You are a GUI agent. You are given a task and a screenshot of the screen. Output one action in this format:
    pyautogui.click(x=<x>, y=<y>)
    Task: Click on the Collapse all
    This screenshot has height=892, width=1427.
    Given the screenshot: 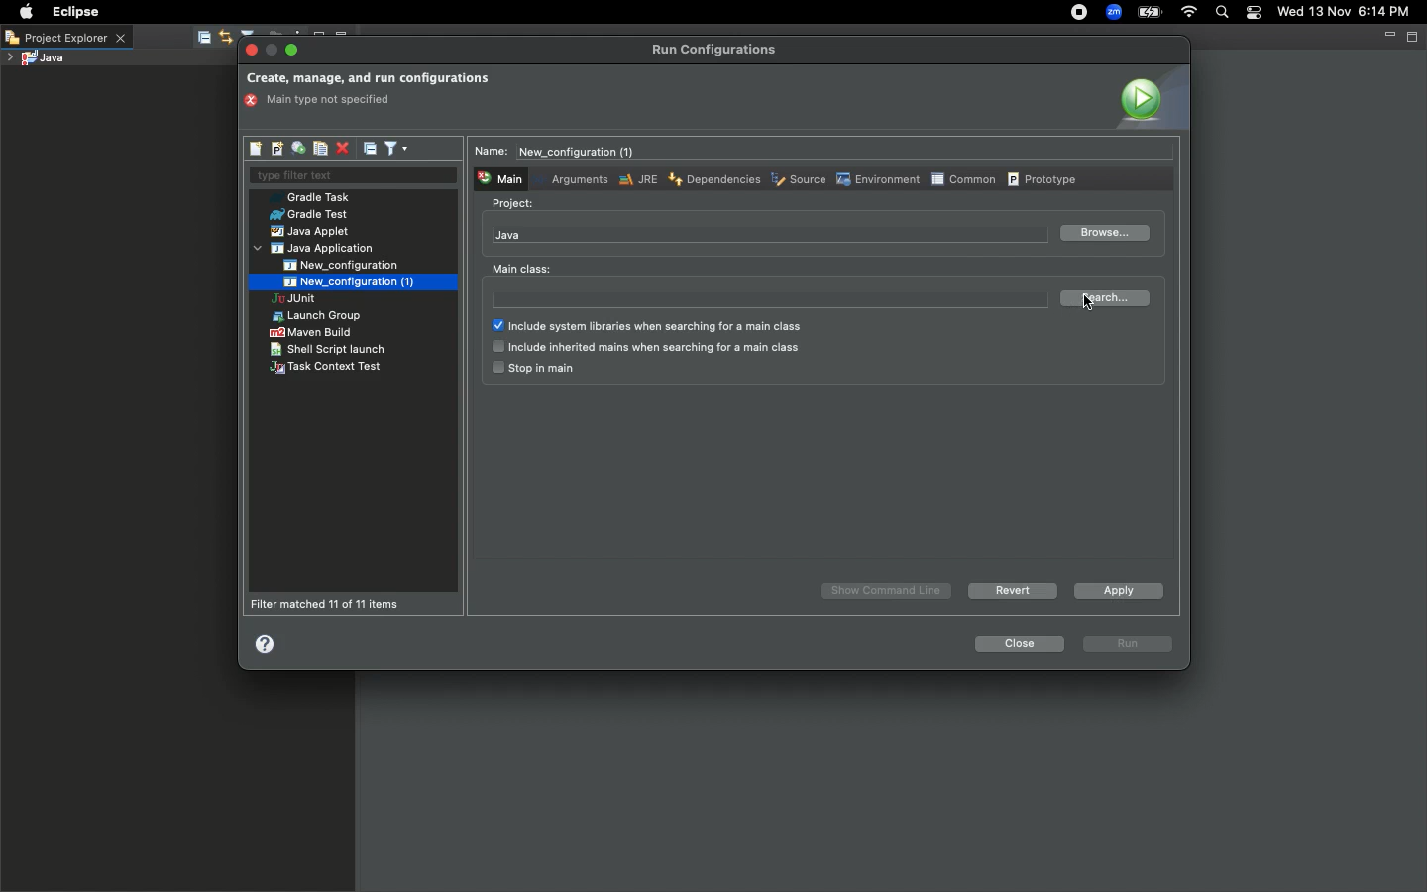 What is the action you would take?
    pyautogui.click(x=371, y=148)
    